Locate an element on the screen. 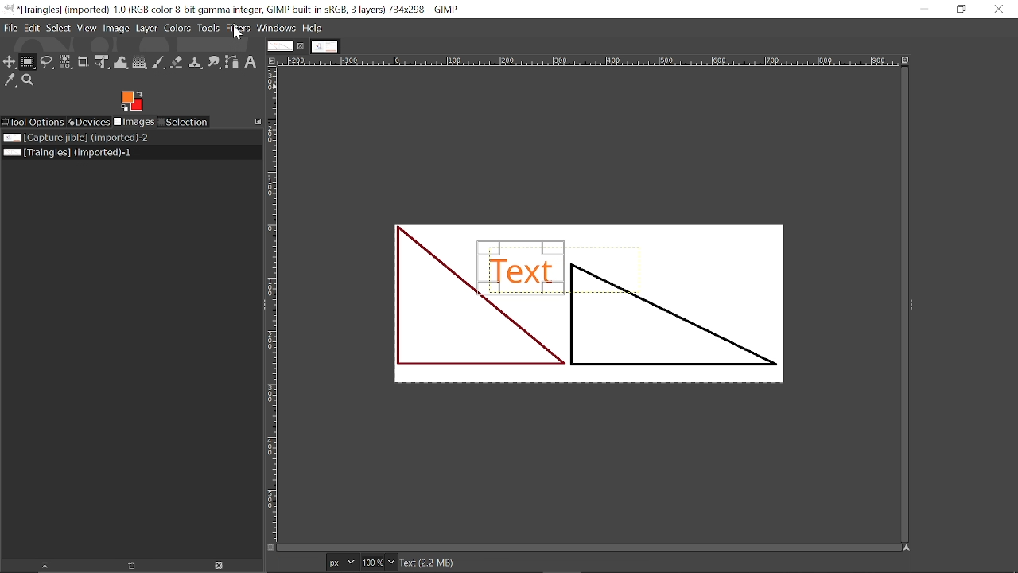  Current window is located at coordinates (234, 10).